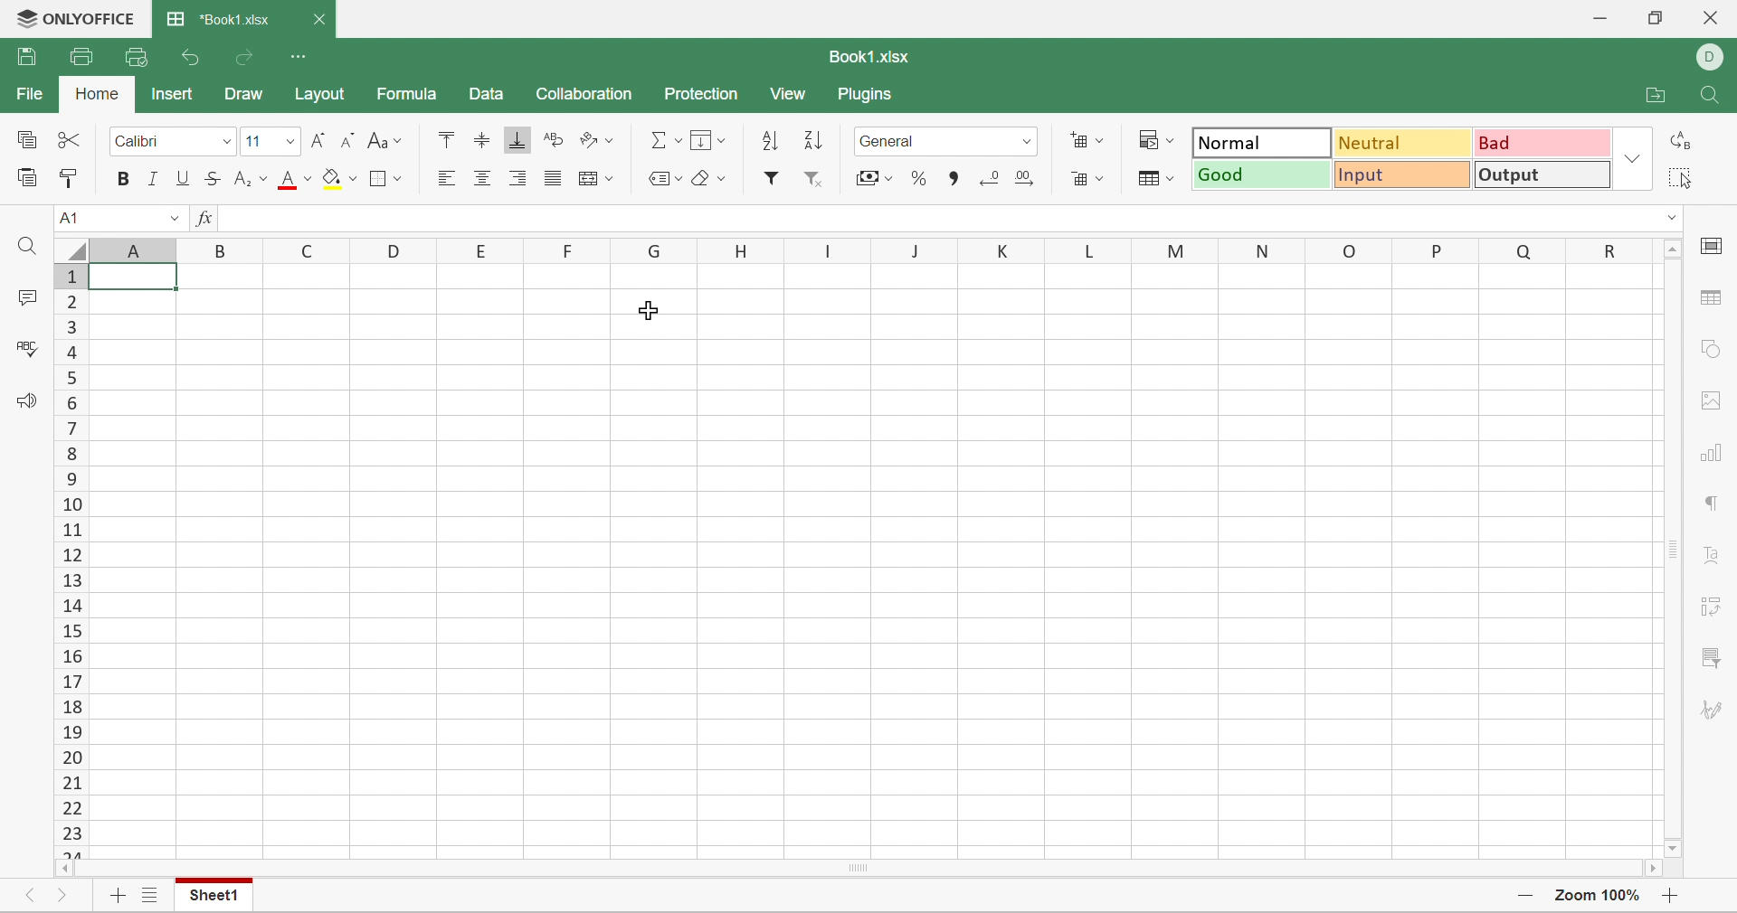  Describe the element at coordinates (215, 20) in the screenshot. I see `Book1.xlsx` at that location.